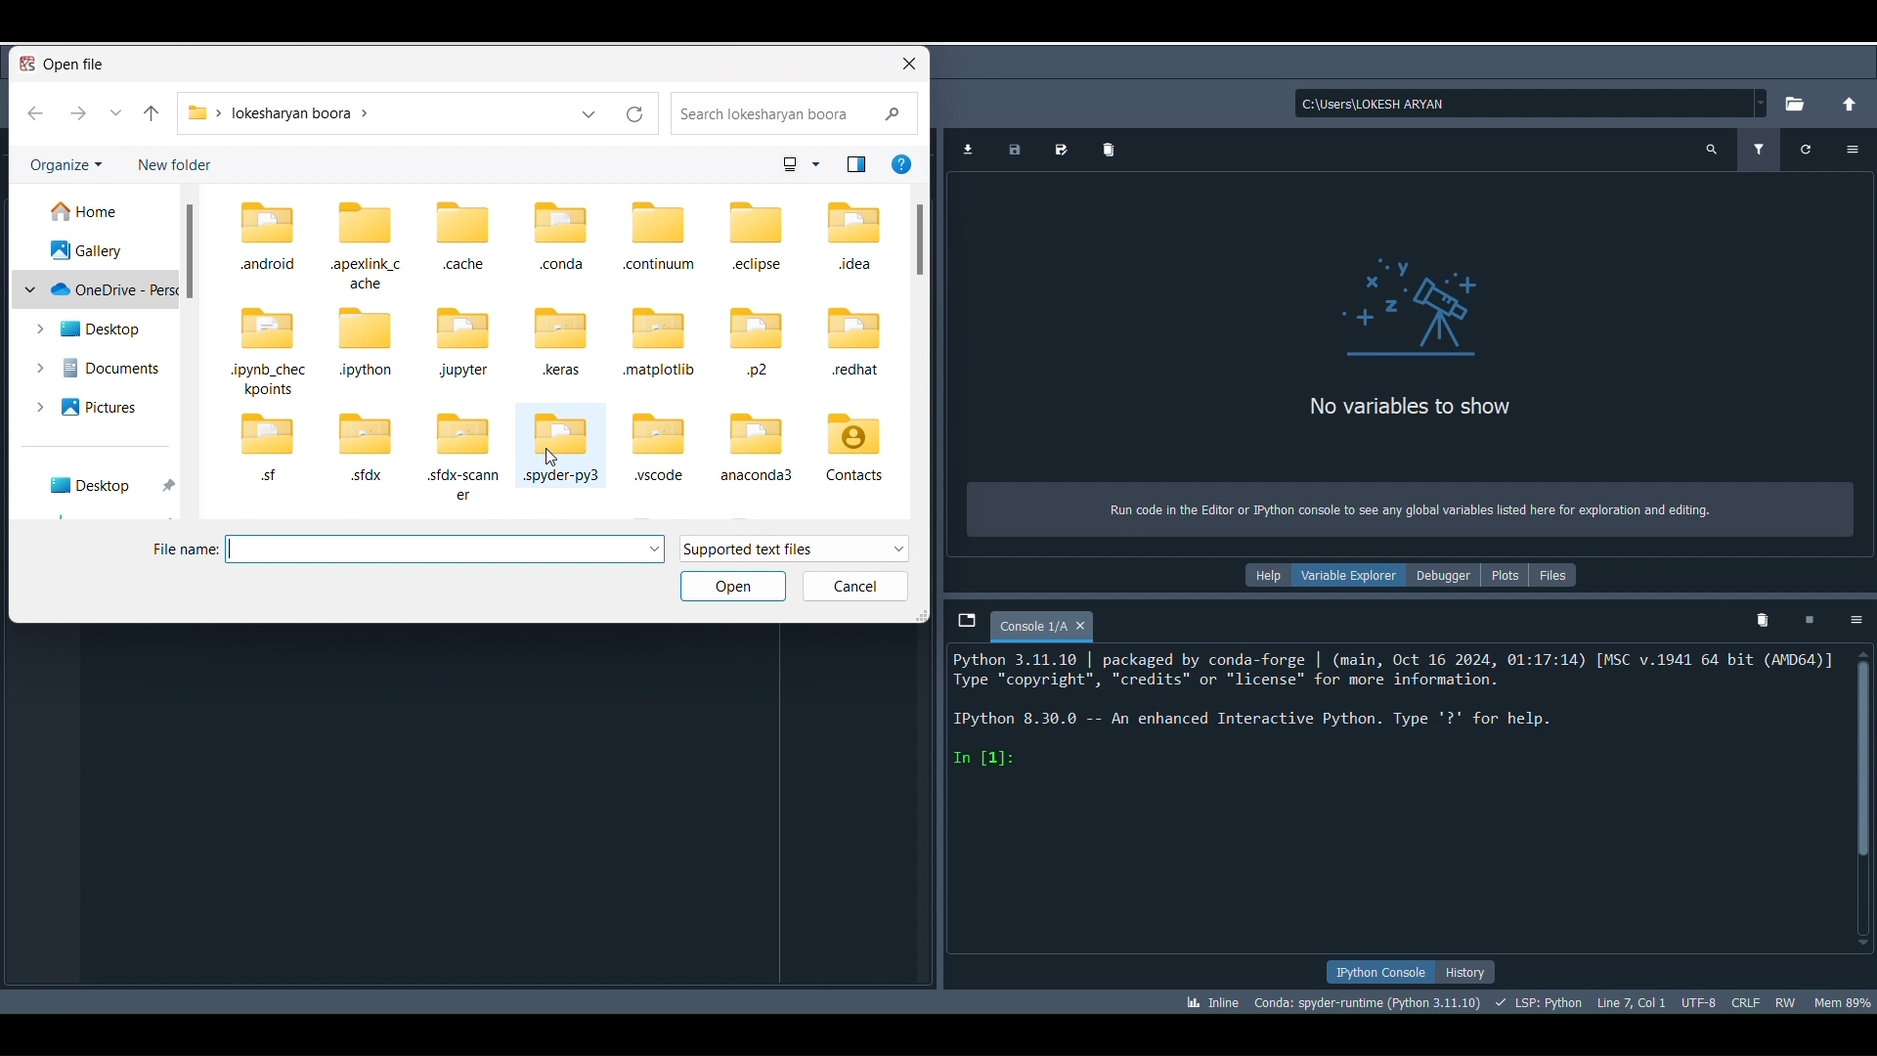 The height and width of the screenshot is (1056, 1877). What do you see at coordinates (186, 551) in the screenshot?
I see `File Name` at bounding box center [186, 551].